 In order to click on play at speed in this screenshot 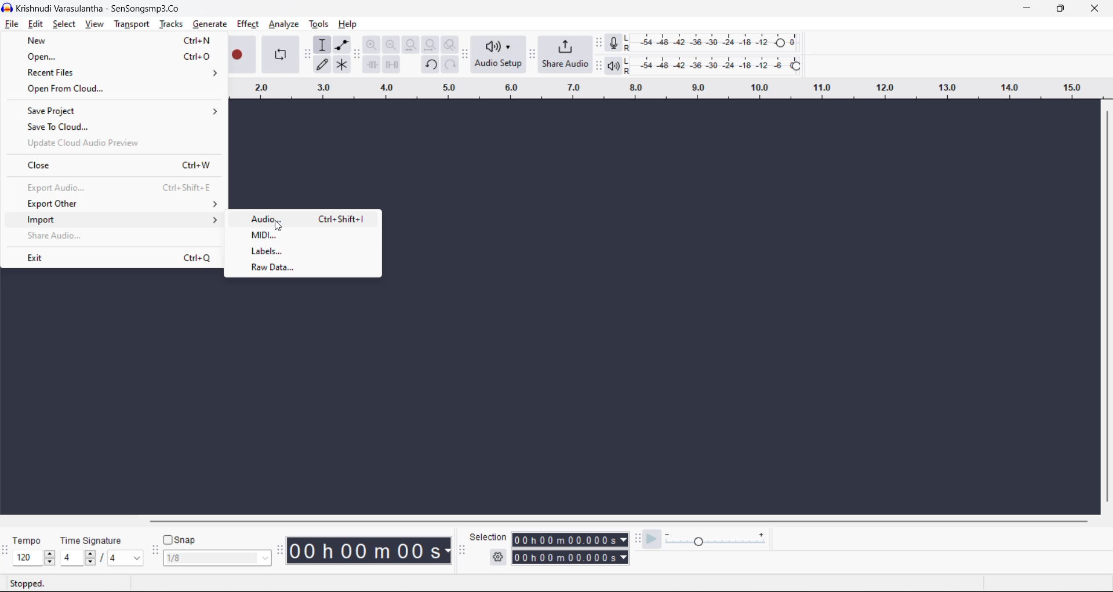, I will do `click(652, 539)`.